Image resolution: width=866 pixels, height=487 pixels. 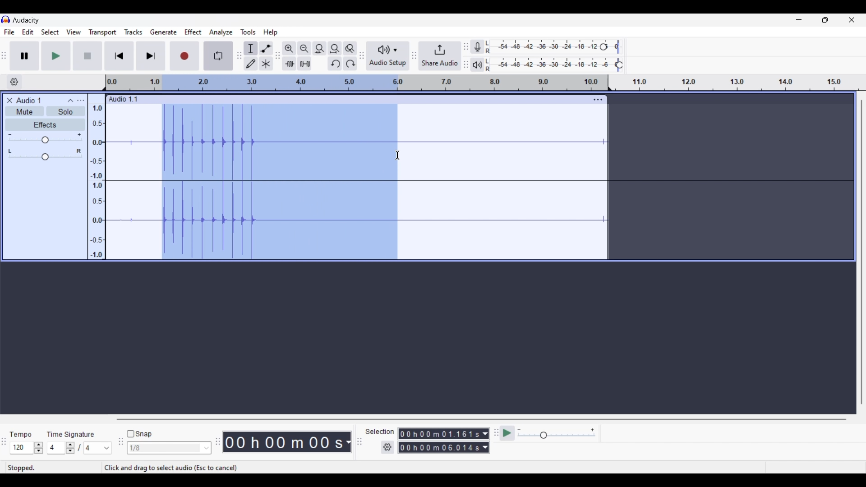 What do you see at coordinates (250, 63) in the screenshot?
I see `Draw tool` at bounding box center [250, 63].